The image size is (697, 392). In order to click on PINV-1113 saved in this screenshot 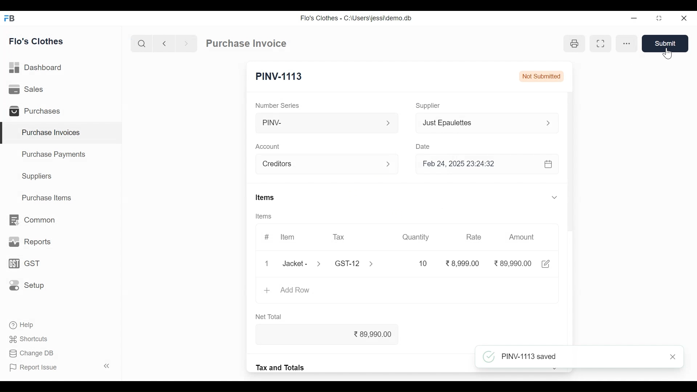, I will do `click(572, 357)`.